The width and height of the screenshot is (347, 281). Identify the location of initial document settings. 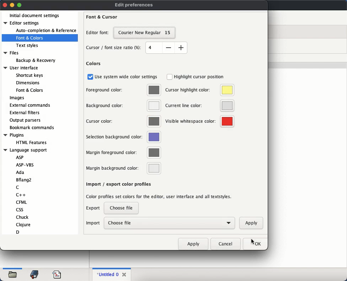
(35, 16).